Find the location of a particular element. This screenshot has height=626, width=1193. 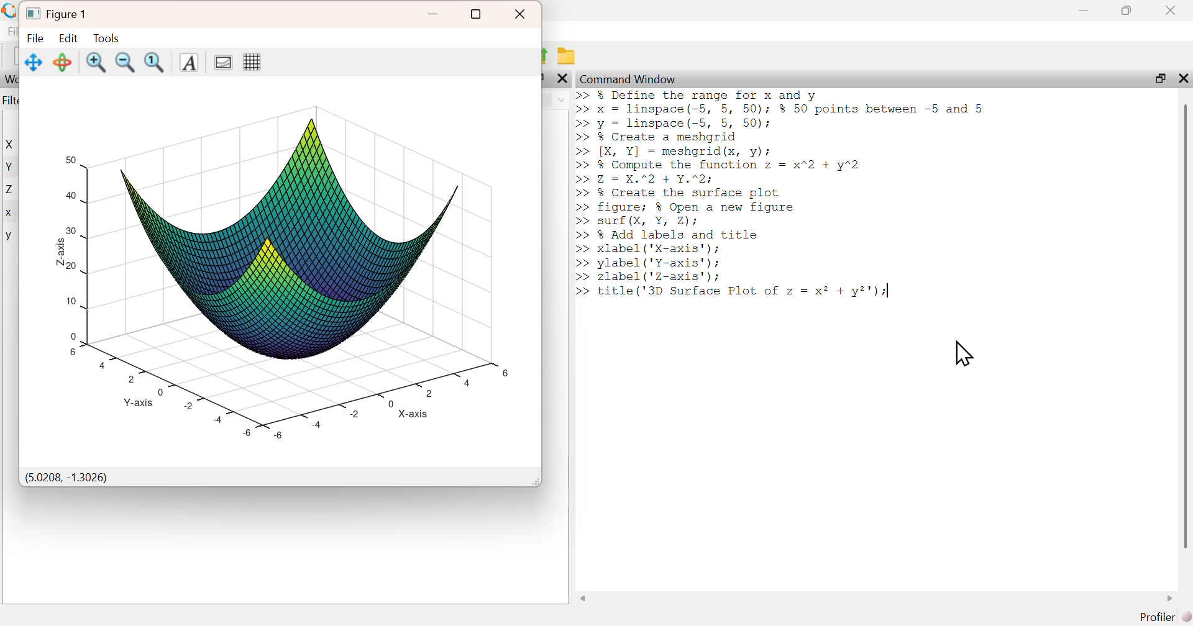

minimize is located at coordinates (434, 14).